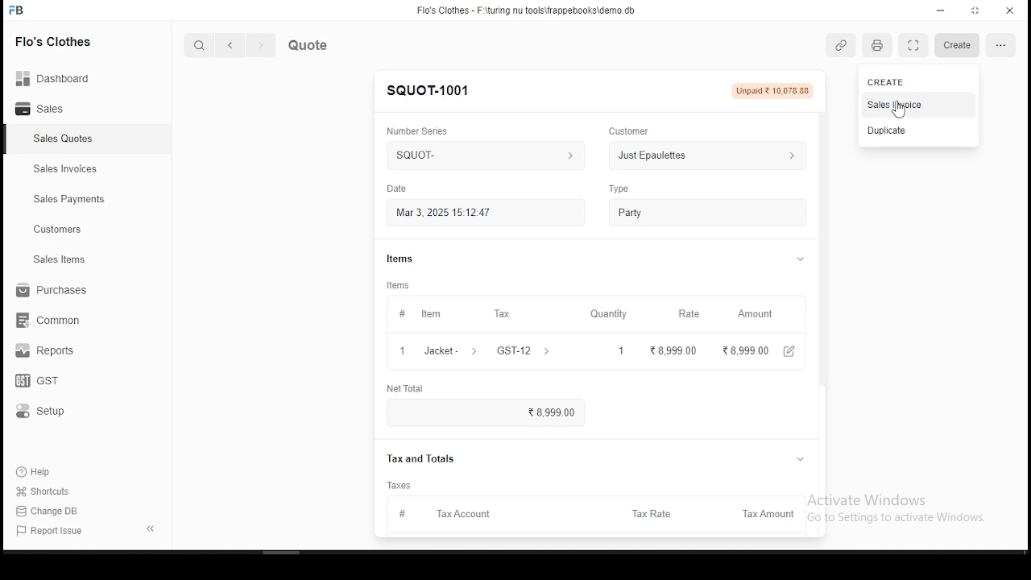 The height and width of the screenshot is (580, 1031). What do you see at coordinates (487, 211) in the screenshot?
I see `Mar 3, 2025 15:12:47` at bounding box center [487, 211].